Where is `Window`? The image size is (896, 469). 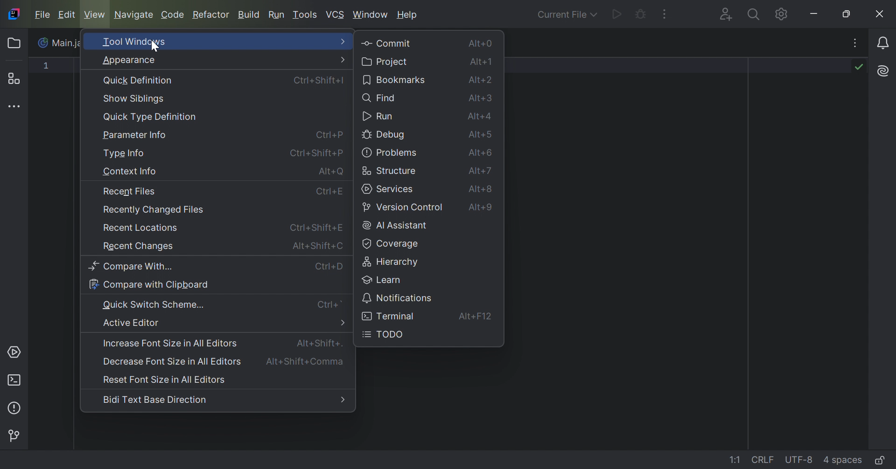
Window is located at coordinates (371, 14).